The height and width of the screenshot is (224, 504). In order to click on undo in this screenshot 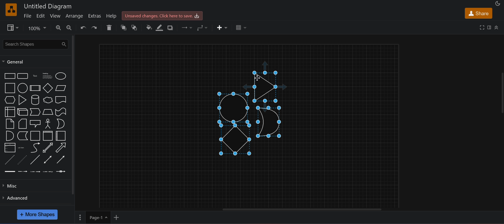, I will do `click(83, 28)`.